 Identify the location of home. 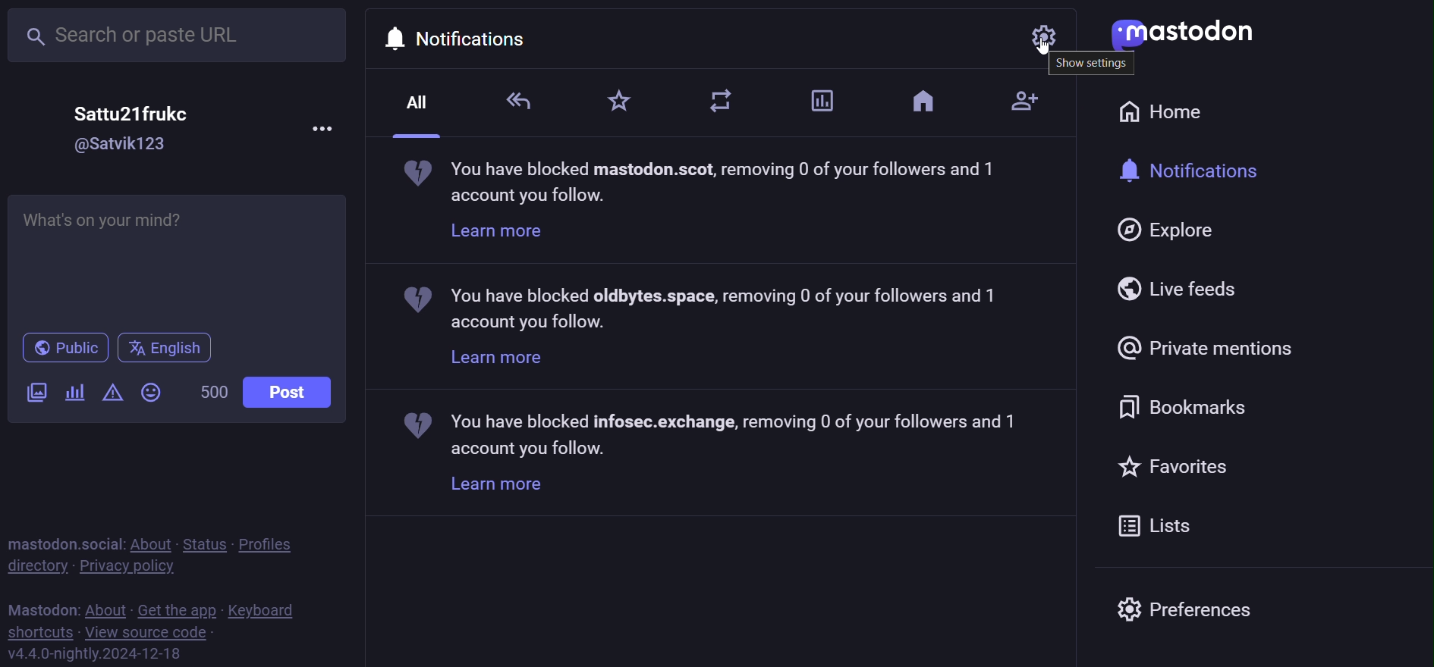
(1171, 112).